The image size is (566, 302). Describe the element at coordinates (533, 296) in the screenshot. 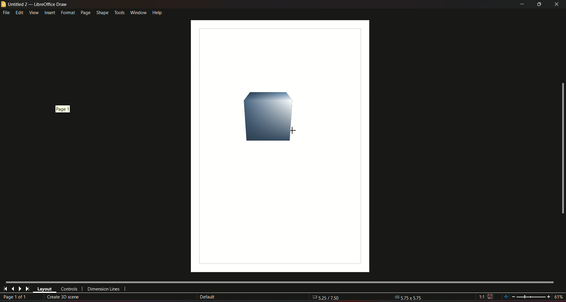

I see `zoom` at that location.